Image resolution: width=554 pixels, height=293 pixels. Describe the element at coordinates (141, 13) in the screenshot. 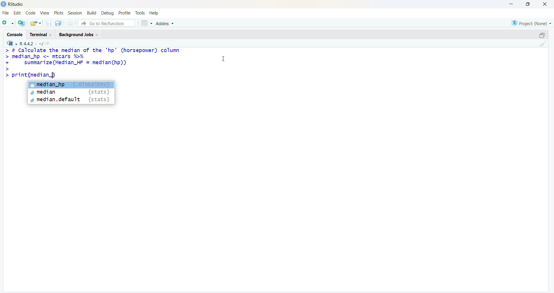

I see `tools` at that location.